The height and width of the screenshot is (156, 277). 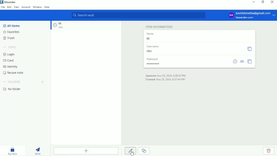 I want to click on Edit, so click(x=9, y=7).